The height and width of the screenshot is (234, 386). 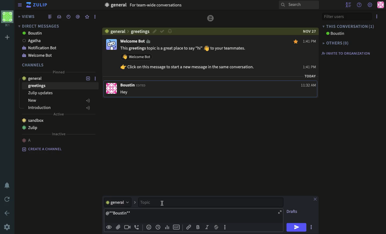 I want to click on visible, so click(x=110, y=227).